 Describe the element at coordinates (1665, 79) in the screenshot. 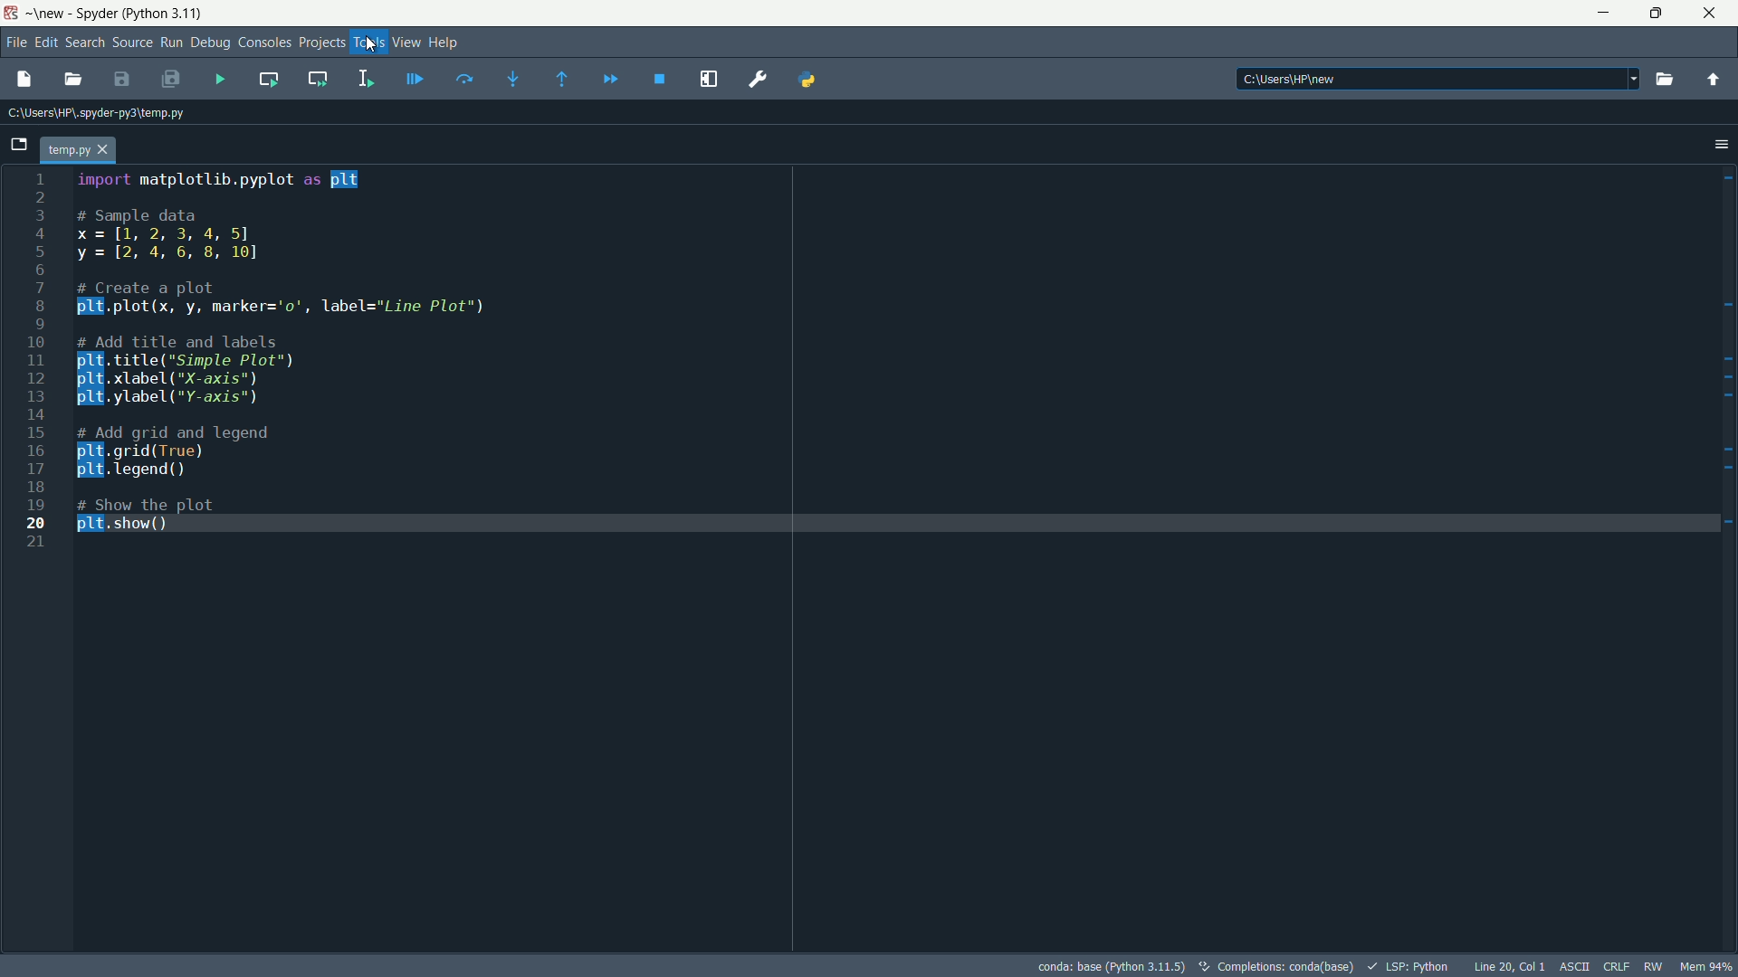

I see `browse directory` at that location.